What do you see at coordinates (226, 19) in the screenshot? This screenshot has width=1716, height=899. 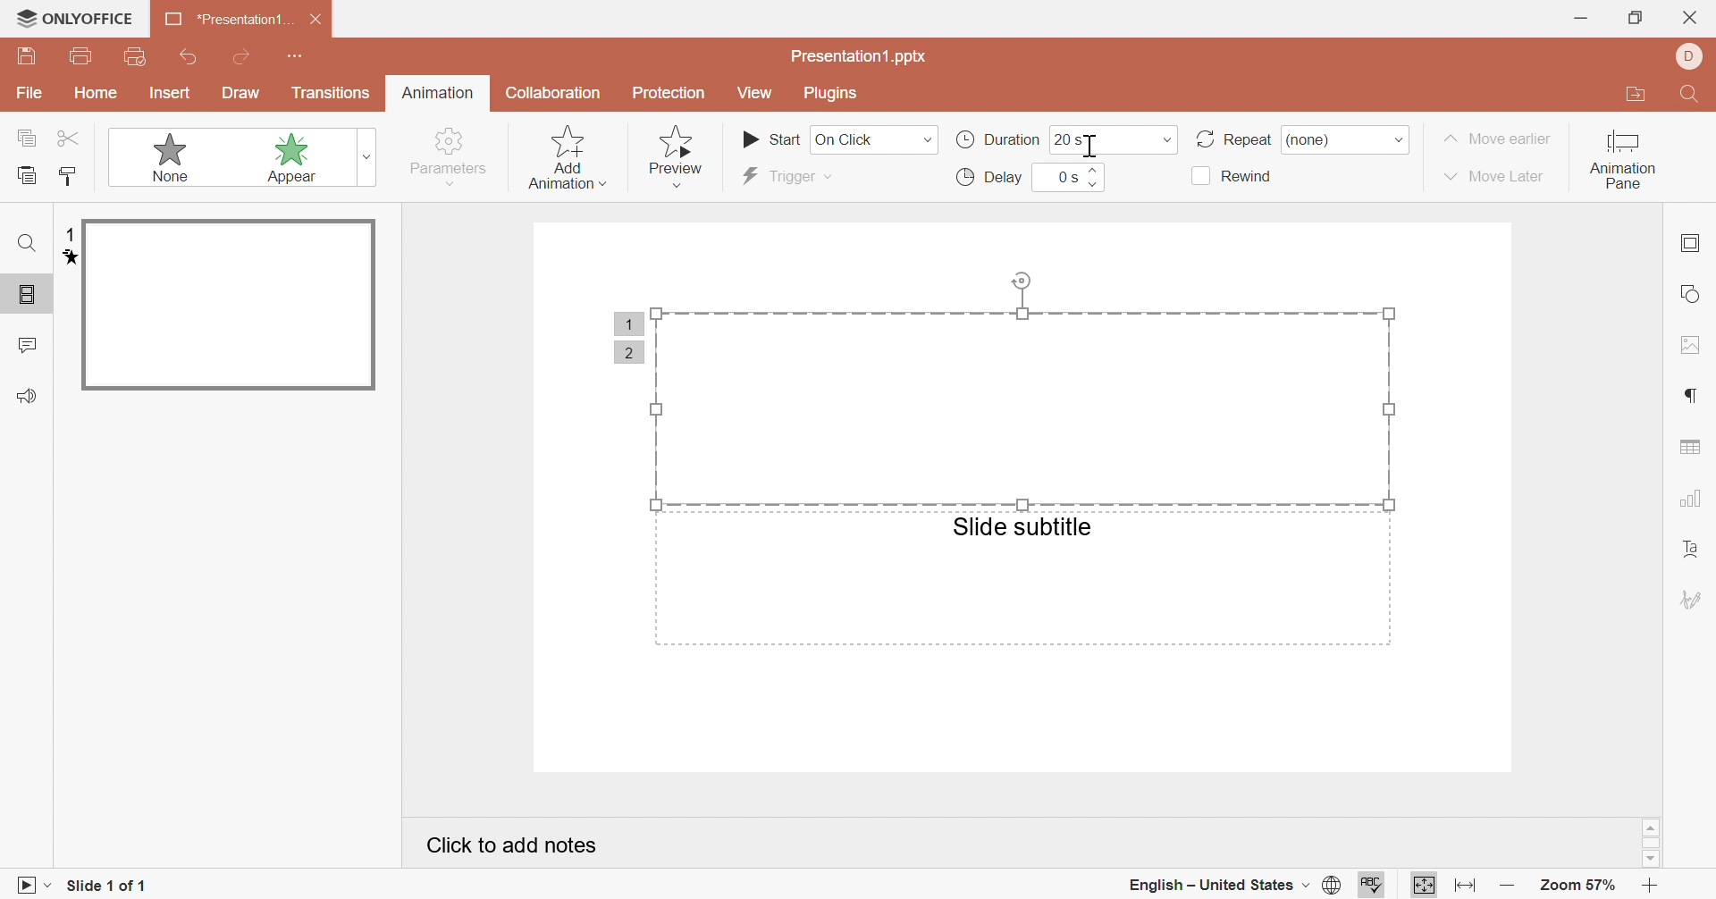 I see `*presentation1...` at bounding box center [226, 19].